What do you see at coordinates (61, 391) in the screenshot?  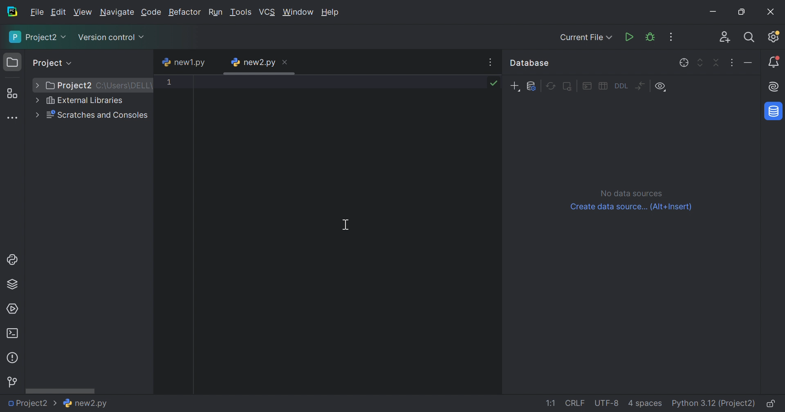 I see `Scroll bar` at bounding box center [61, 391].